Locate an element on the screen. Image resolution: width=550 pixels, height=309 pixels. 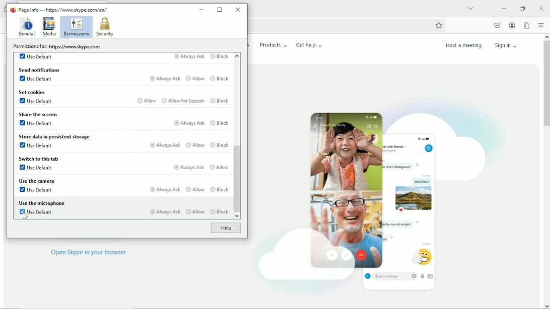
Use default is located at coordinates (35, 146).